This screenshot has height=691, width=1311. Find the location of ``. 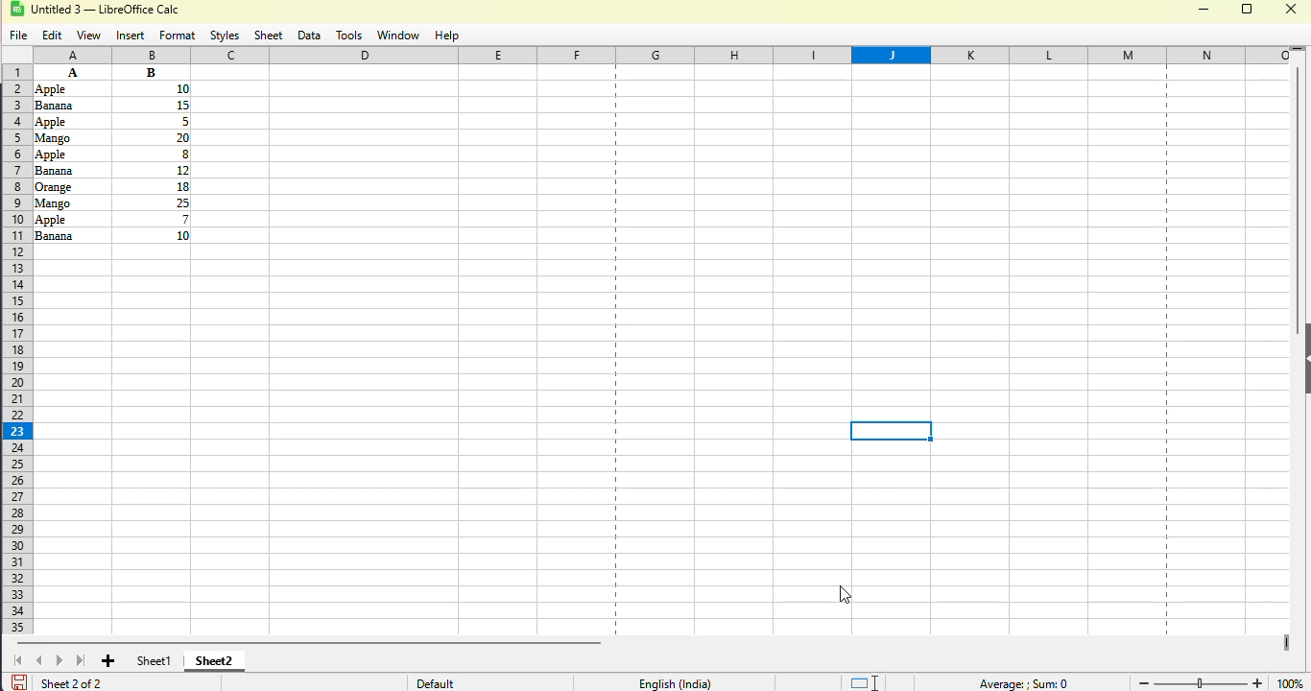

 is located at coordinates (152, 88).